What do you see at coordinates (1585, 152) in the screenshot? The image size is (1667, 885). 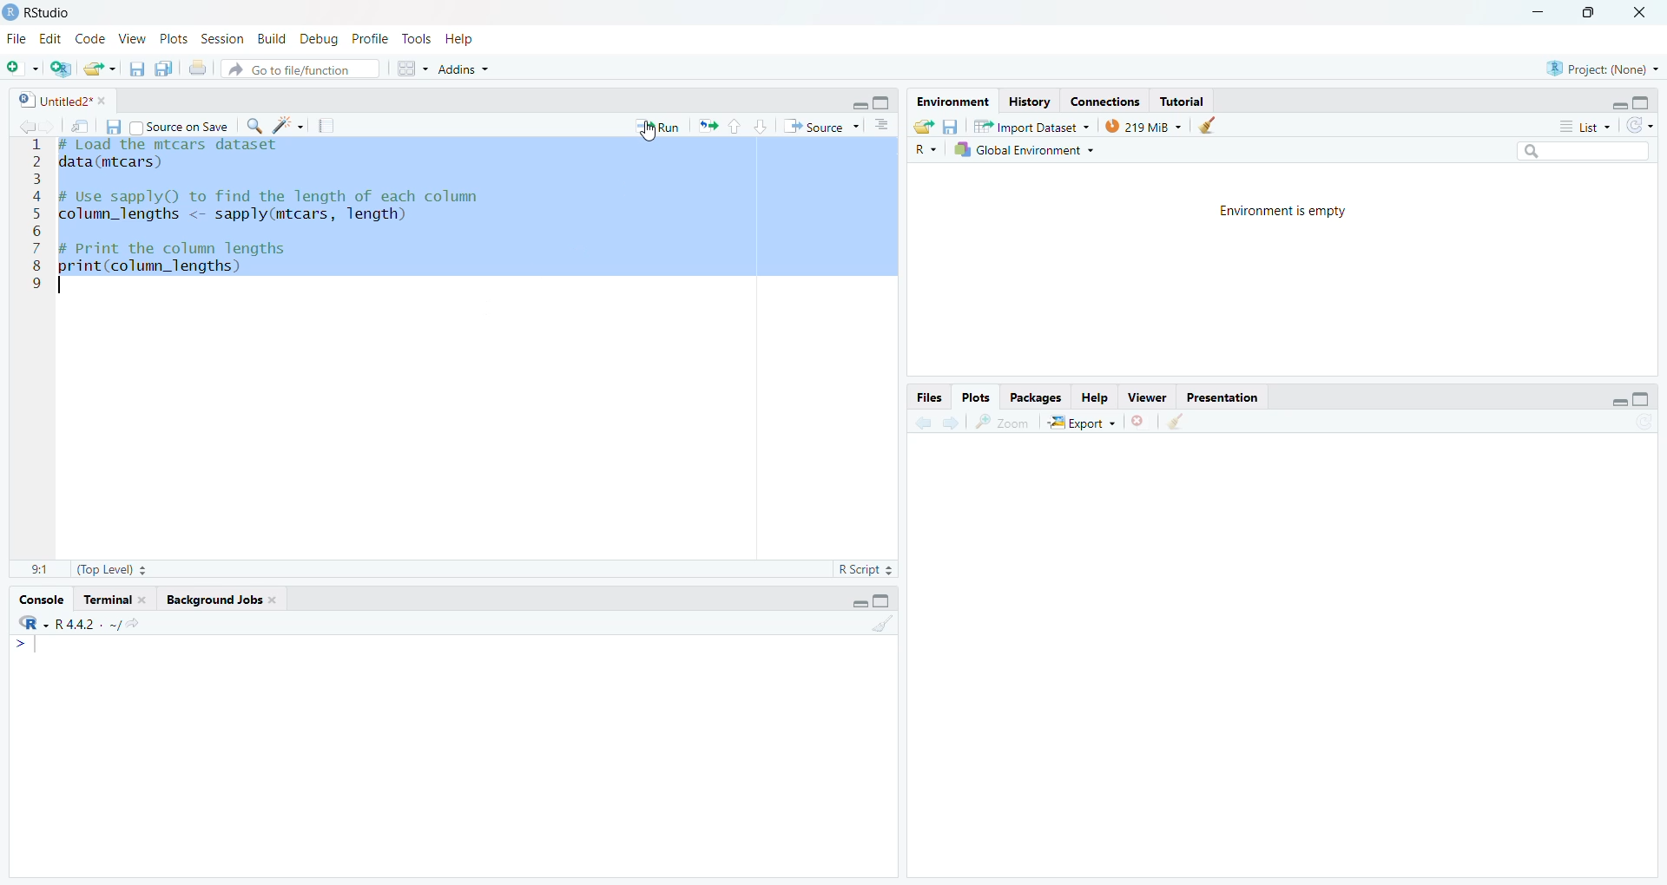 I see `Search` at bounding box center [1585, 152].